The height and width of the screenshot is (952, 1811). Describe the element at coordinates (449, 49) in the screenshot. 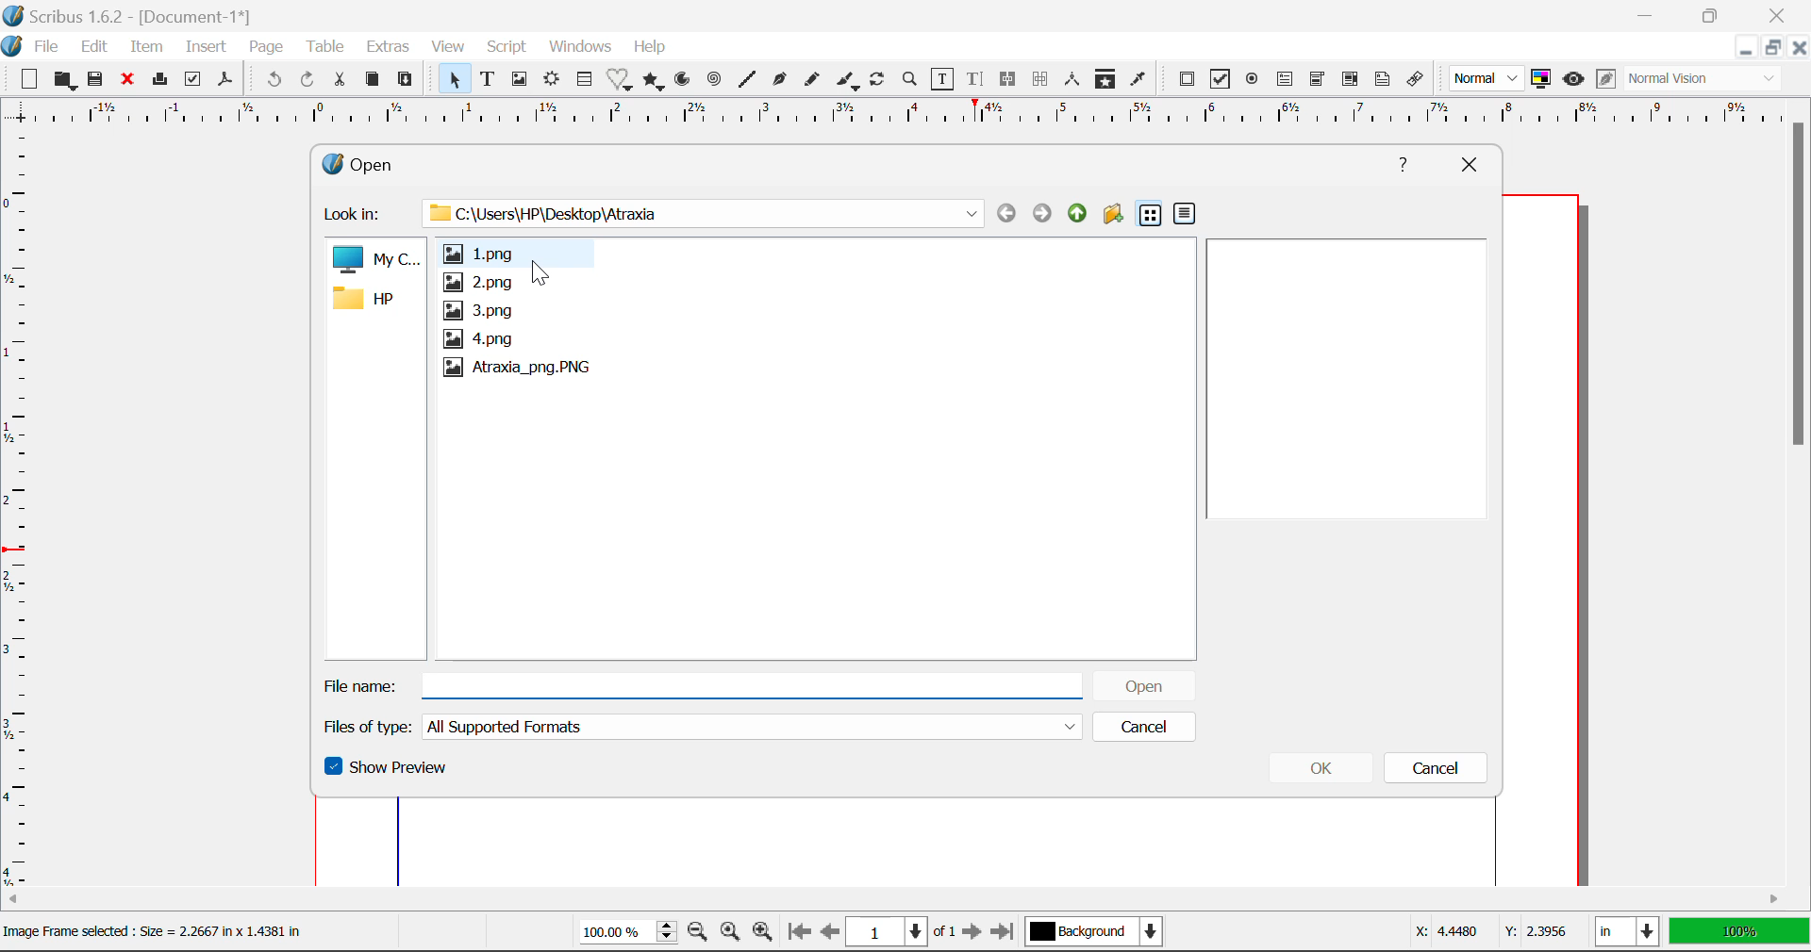

I see `View` at that location.